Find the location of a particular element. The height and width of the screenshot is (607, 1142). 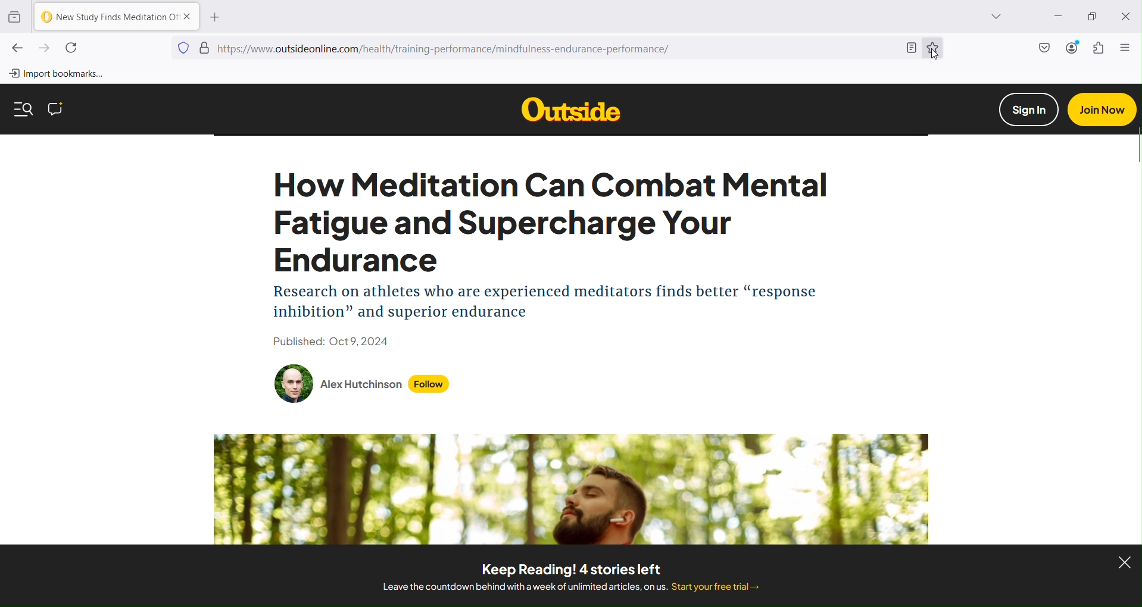

Save to Pocket is located at coordinates (1043, 49).